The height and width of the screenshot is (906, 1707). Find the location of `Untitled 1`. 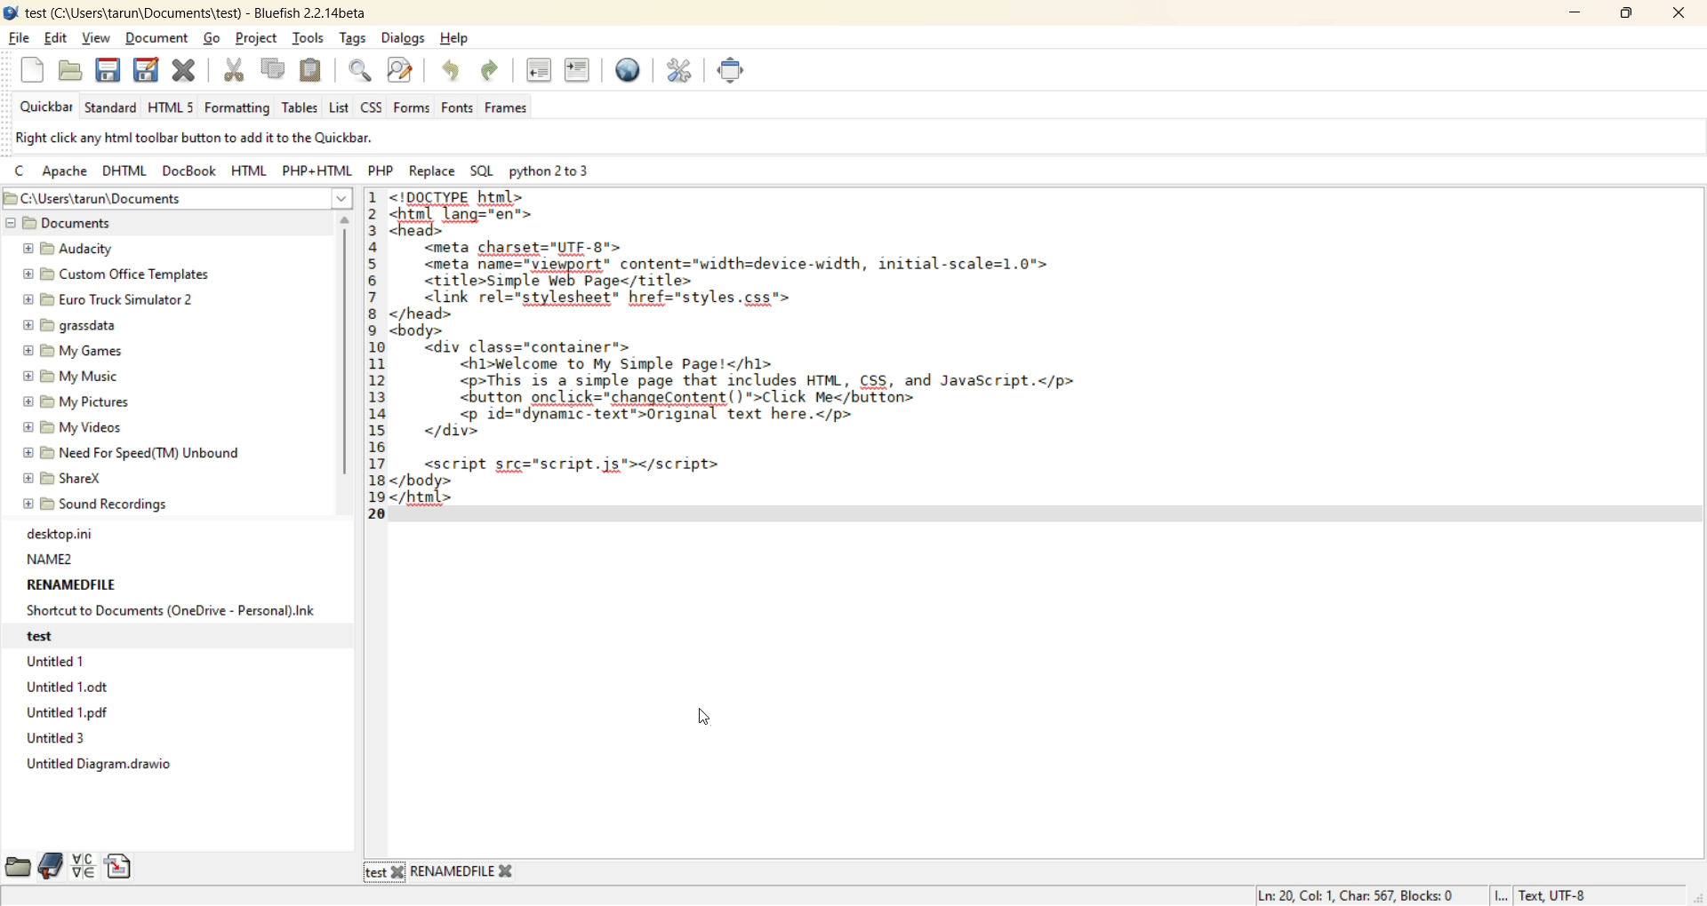

Untitled 1 is located at coordinates (60, 662).